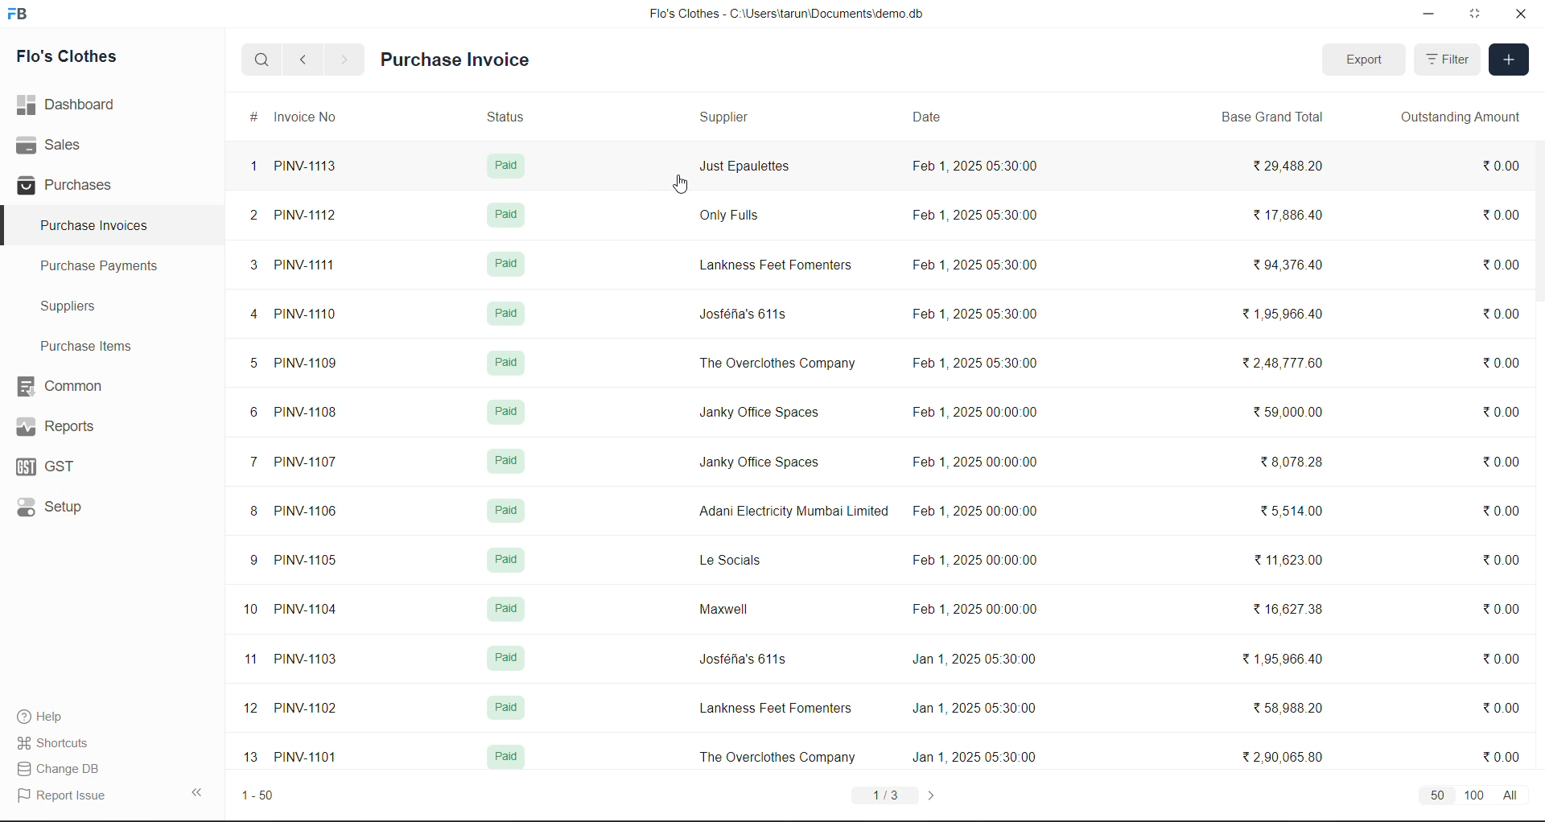  I want to click on window mode, so click(1477, 14).